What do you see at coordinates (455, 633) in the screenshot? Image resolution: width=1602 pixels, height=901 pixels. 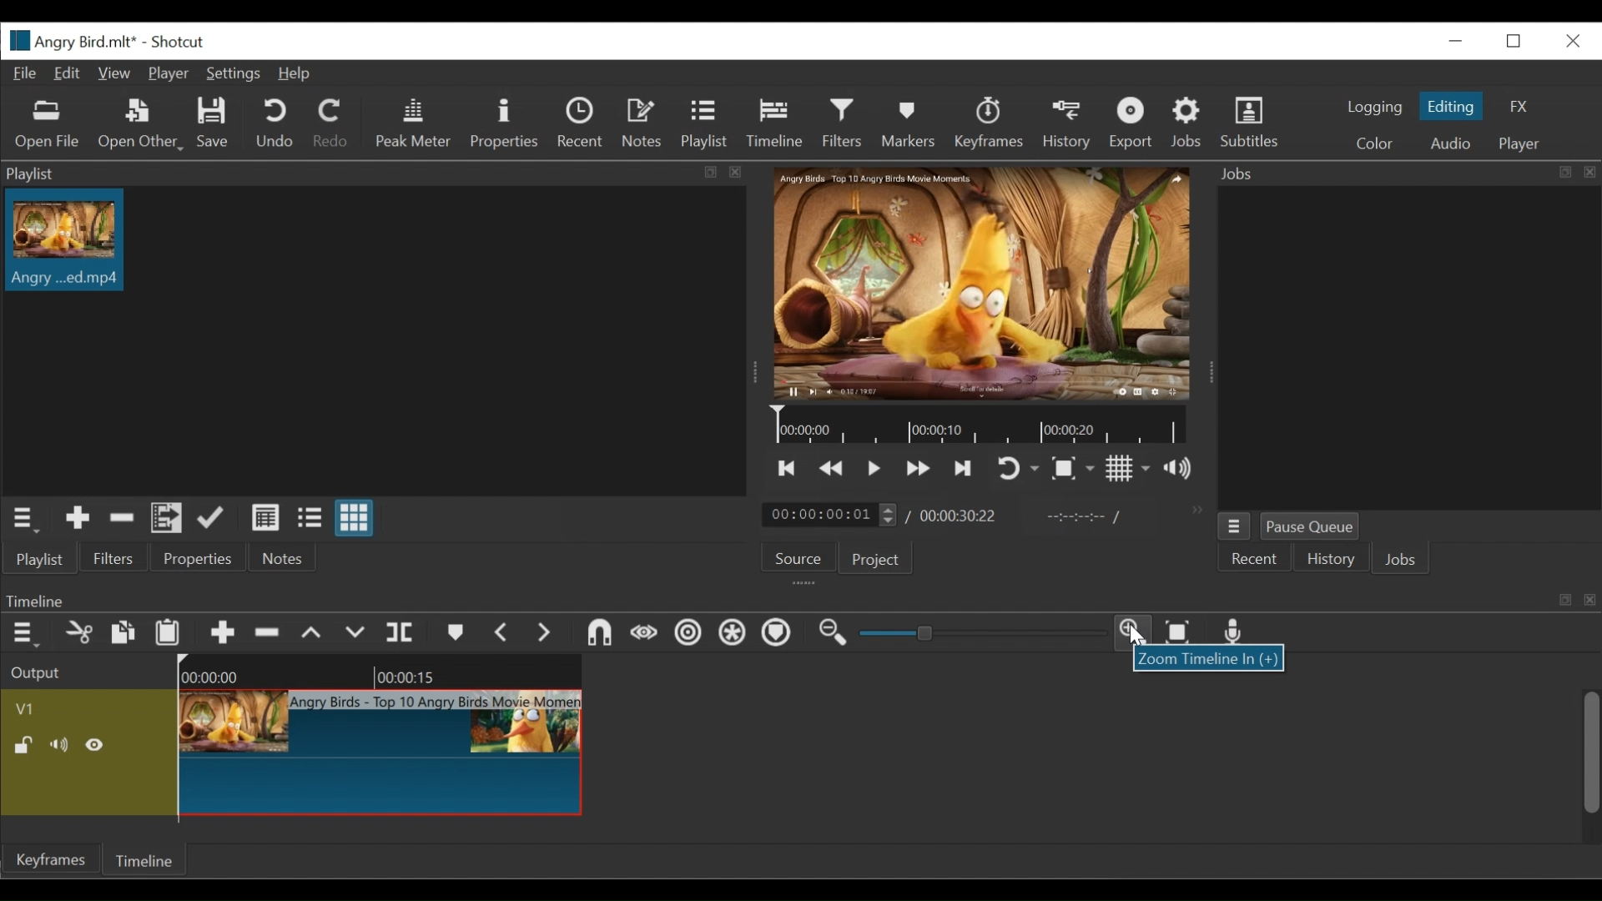 I see `Markers` at bounding box center [455, 633].